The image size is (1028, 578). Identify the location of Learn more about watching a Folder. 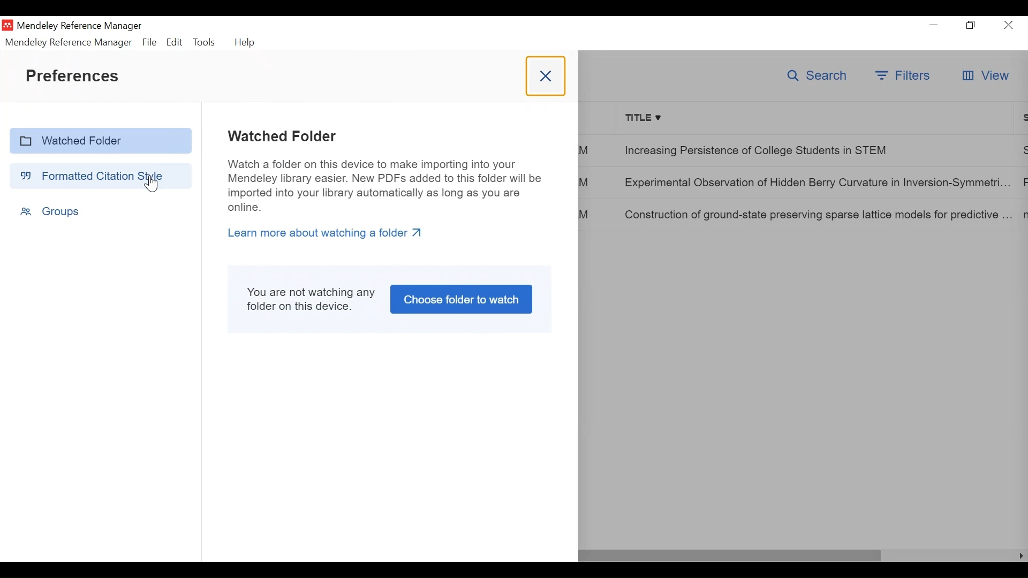
(328, 234).